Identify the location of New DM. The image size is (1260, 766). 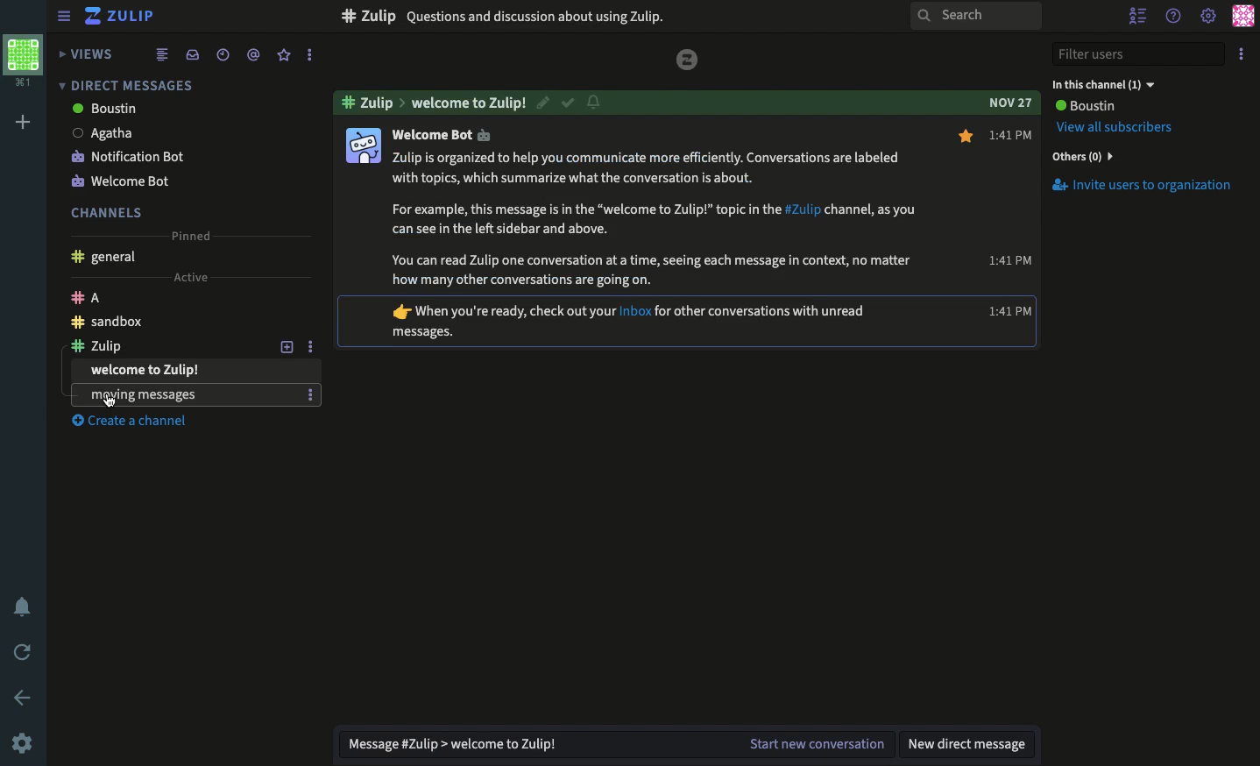
(970, 743).